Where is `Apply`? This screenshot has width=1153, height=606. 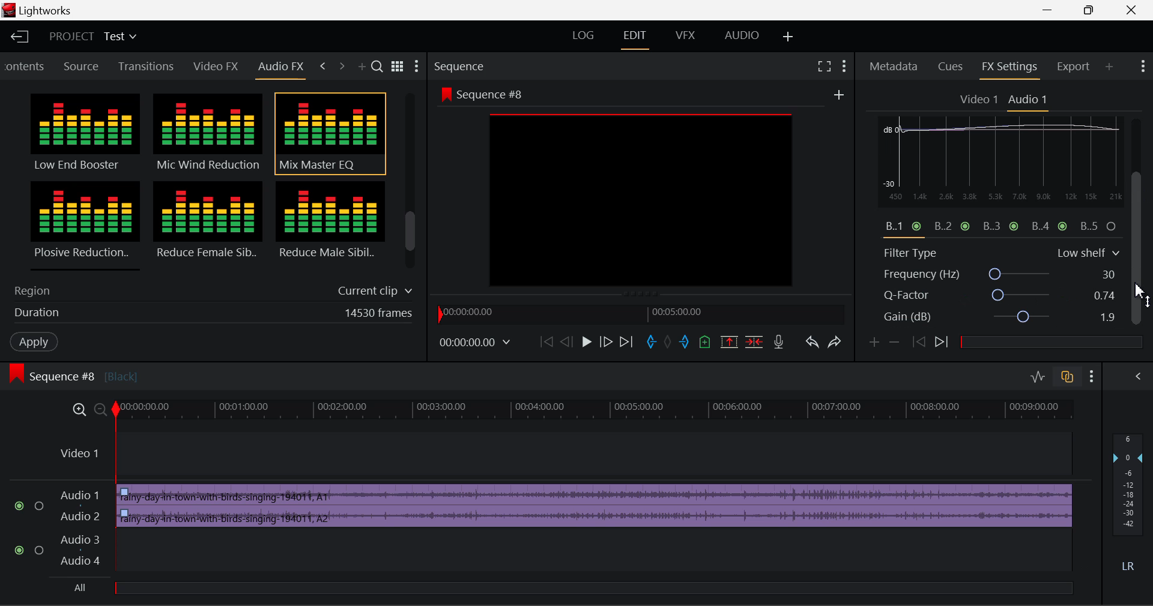 Apply is located at coordinates (34, 342).